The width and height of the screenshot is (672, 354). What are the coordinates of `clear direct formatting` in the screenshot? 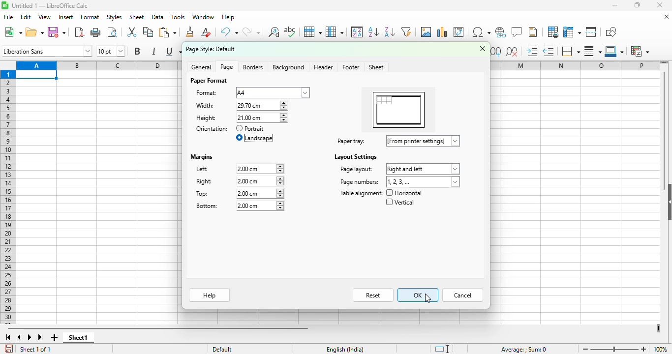 It's located at (206, 32).